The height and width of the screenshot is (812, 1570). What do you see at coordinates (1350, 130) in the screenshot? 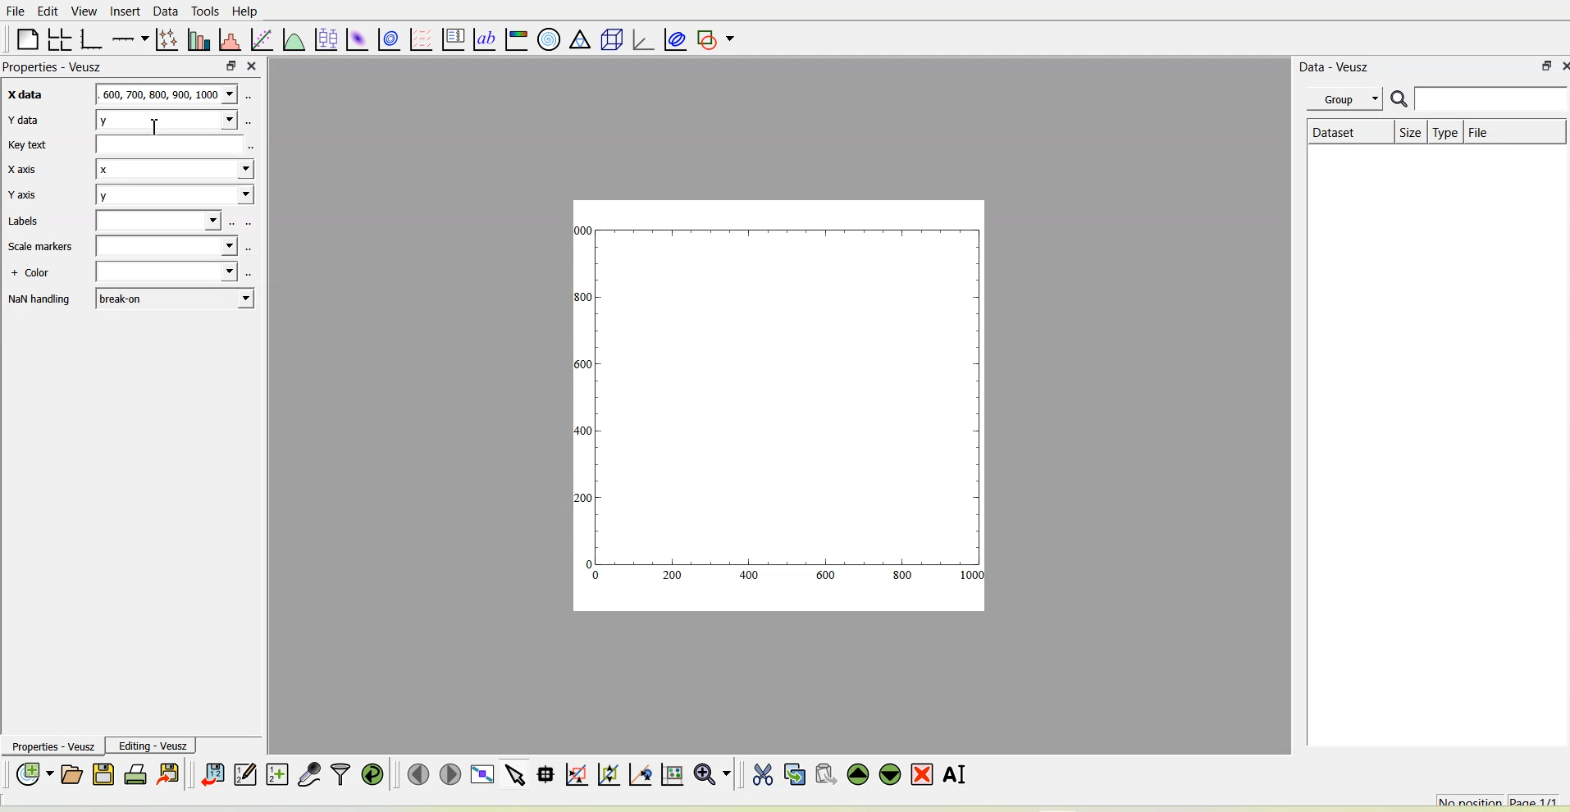
I see `Dataset` at bounding box center [1350, 130].